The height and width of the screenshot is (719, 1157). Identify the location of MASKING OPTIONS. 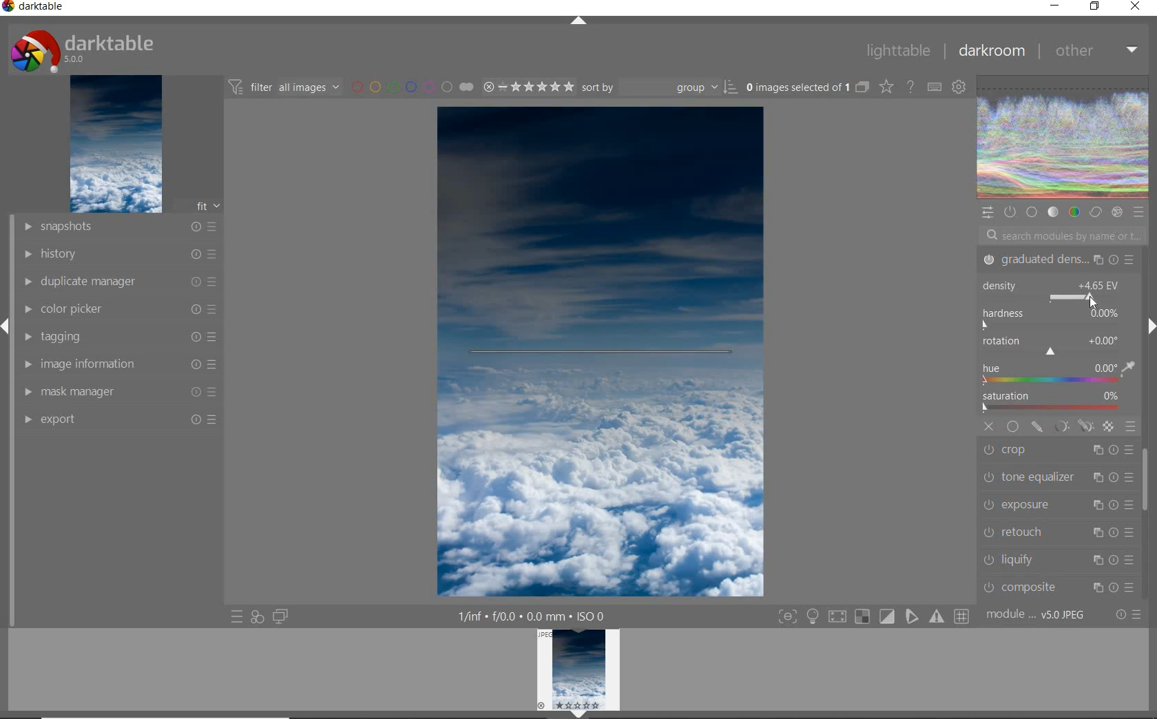
(1072, 427).